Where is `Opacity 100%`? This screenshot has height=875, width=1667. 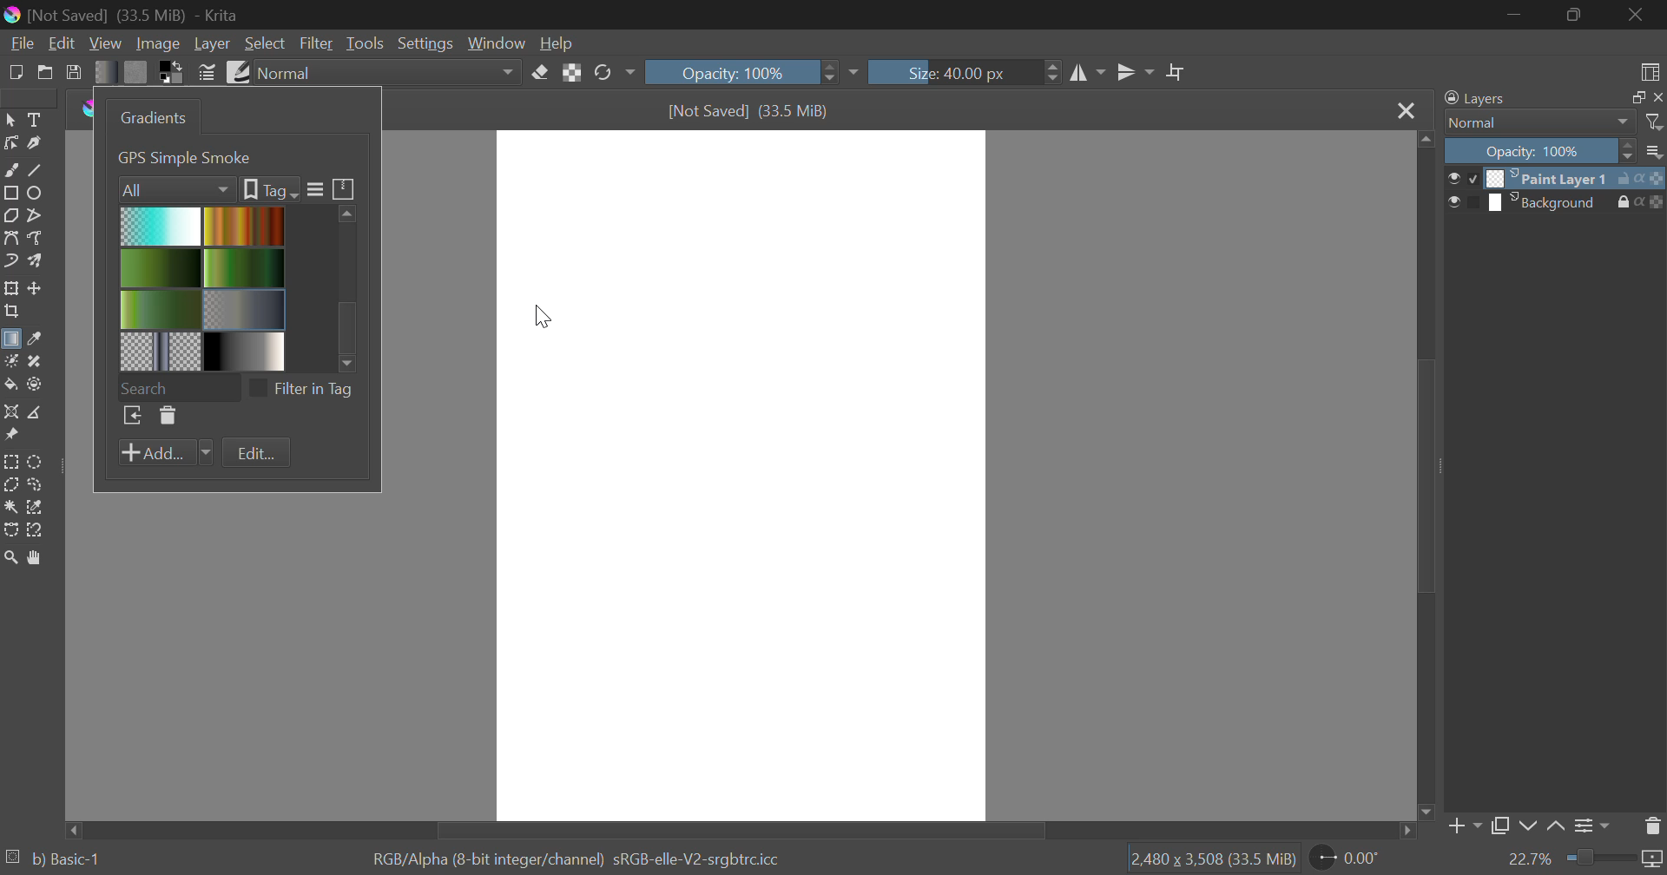
Opacity 100% is located at coordinates (1538, 151).